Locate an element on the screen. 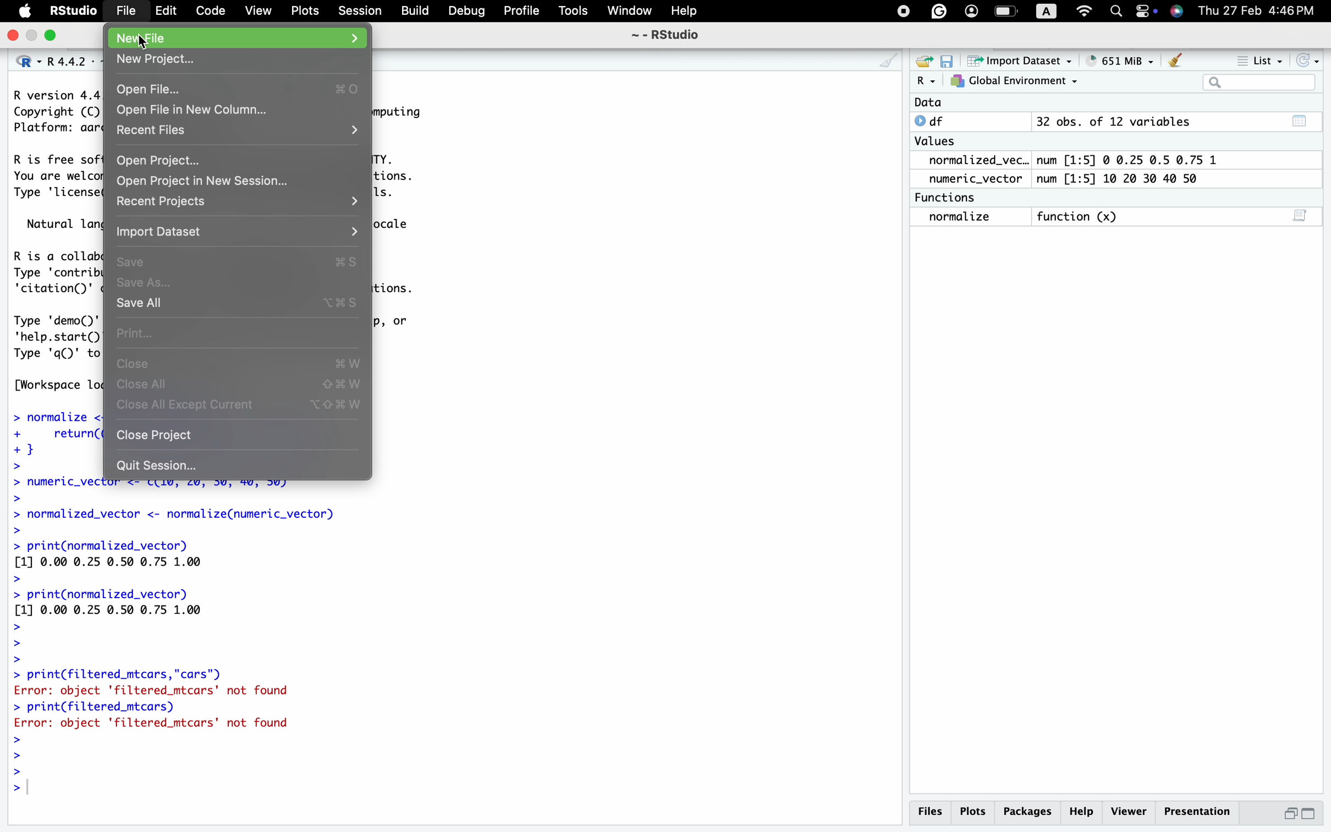  normalized_vec.. num [1:5] @ 0.25 0.5 0.75 1 is located at coordinates (1077, 160).